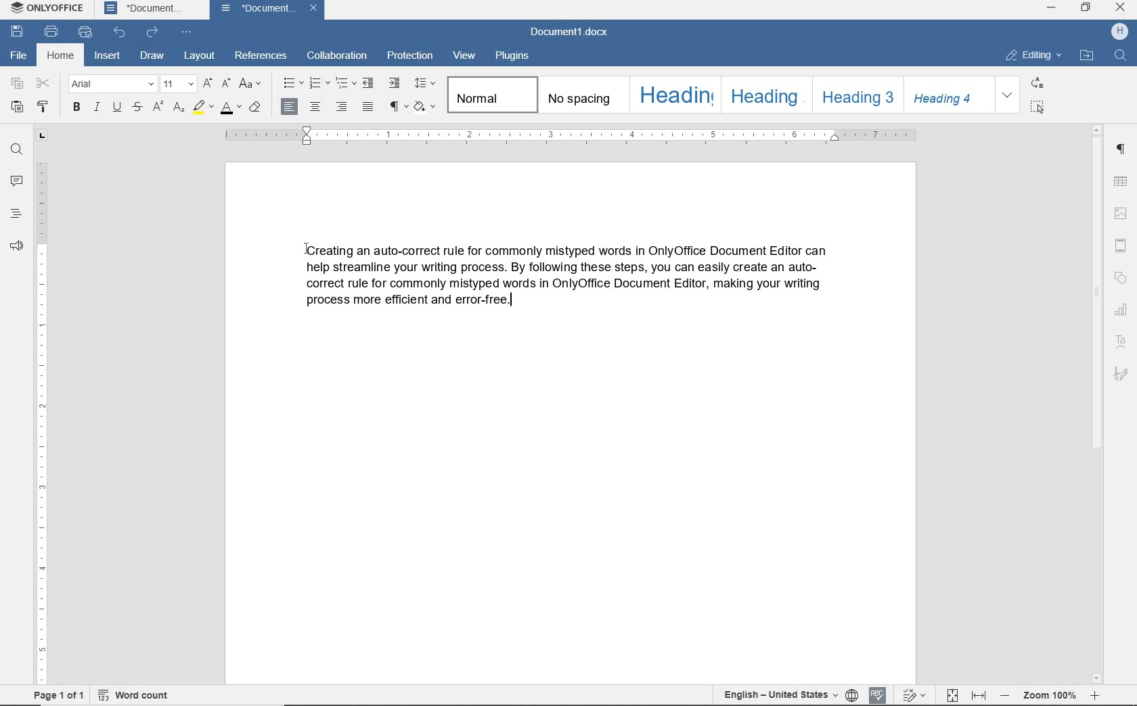  I want to click on replace, so click(1037, 84).